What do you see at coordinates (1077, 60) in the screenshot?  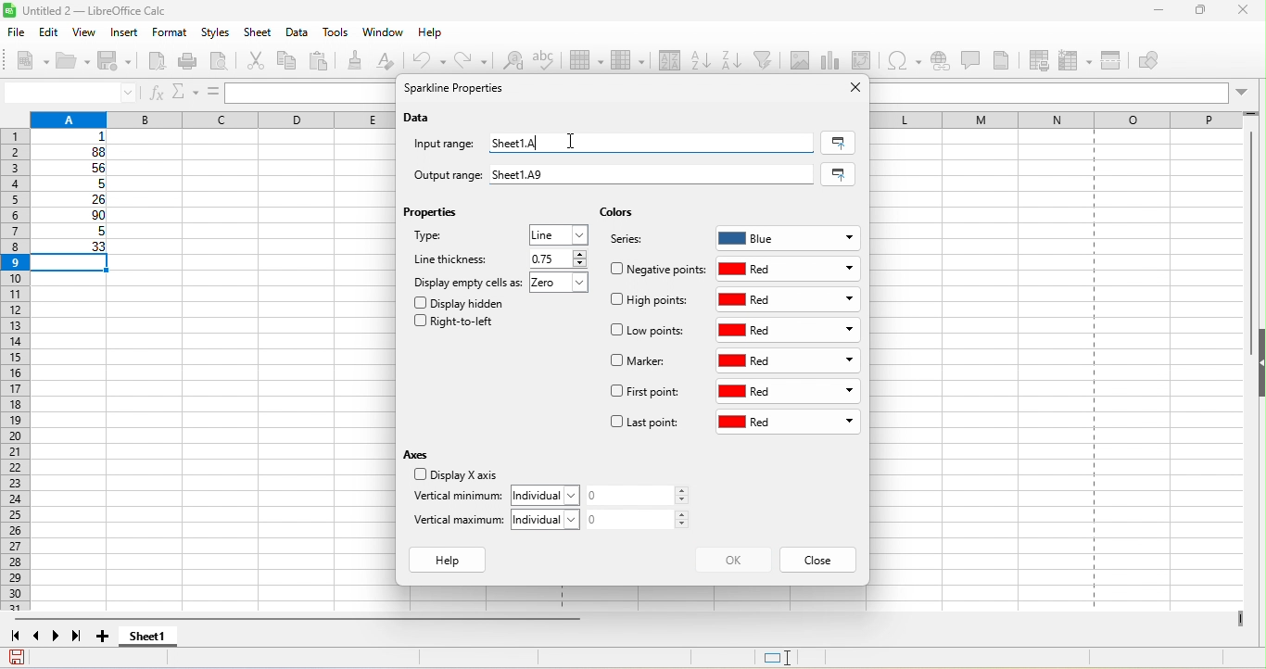 I see `freeze rows and column` at bounding box center [1077, 60].